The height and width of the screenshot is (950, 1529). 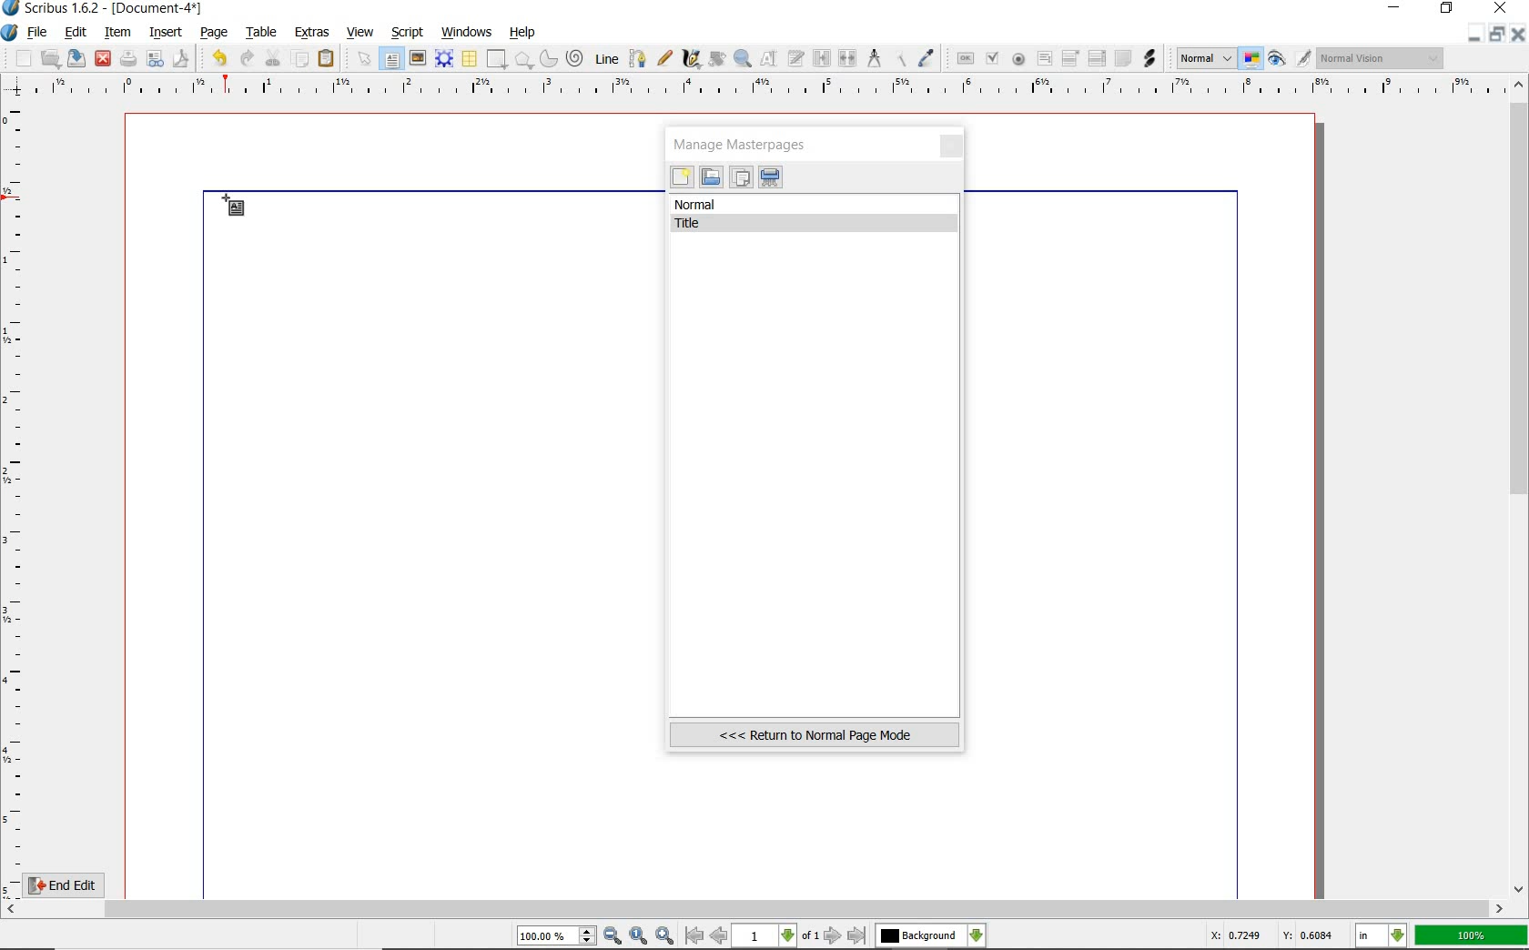 I want to click on zoom to 100%, so click(x=640, y=936).